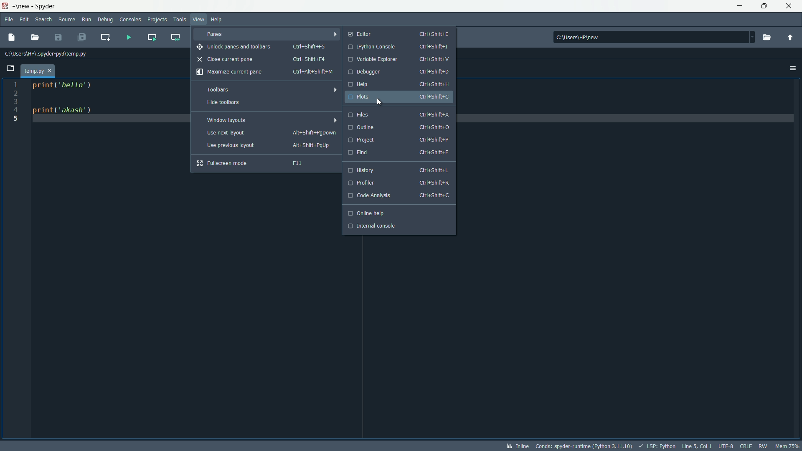  Describe the element at coordinates (49, 54) in the screenshot. I see `Current path` at that location.